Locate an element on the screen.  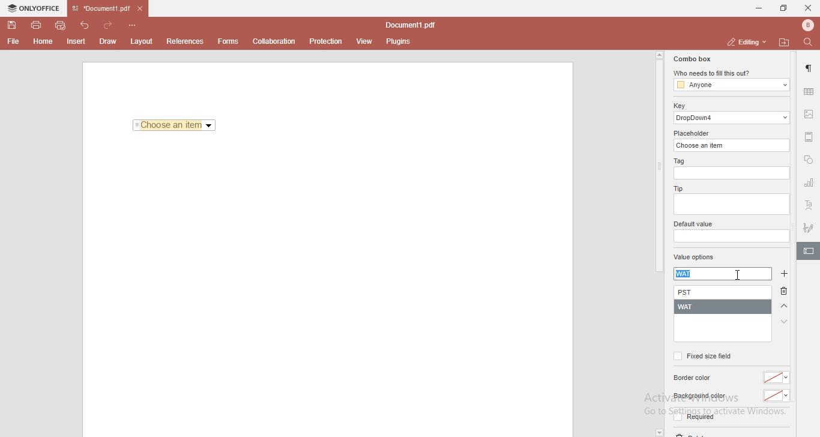
border color is located at coordinates (694, 378).